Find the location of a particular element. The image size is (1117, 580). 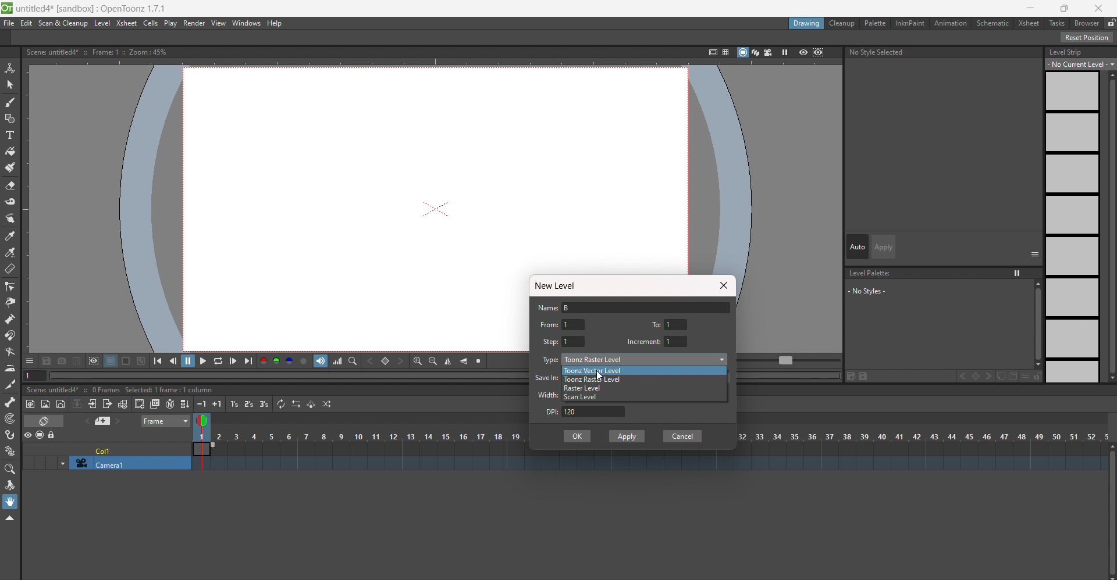

duplicate drawing is located at coordinates (154, 404).